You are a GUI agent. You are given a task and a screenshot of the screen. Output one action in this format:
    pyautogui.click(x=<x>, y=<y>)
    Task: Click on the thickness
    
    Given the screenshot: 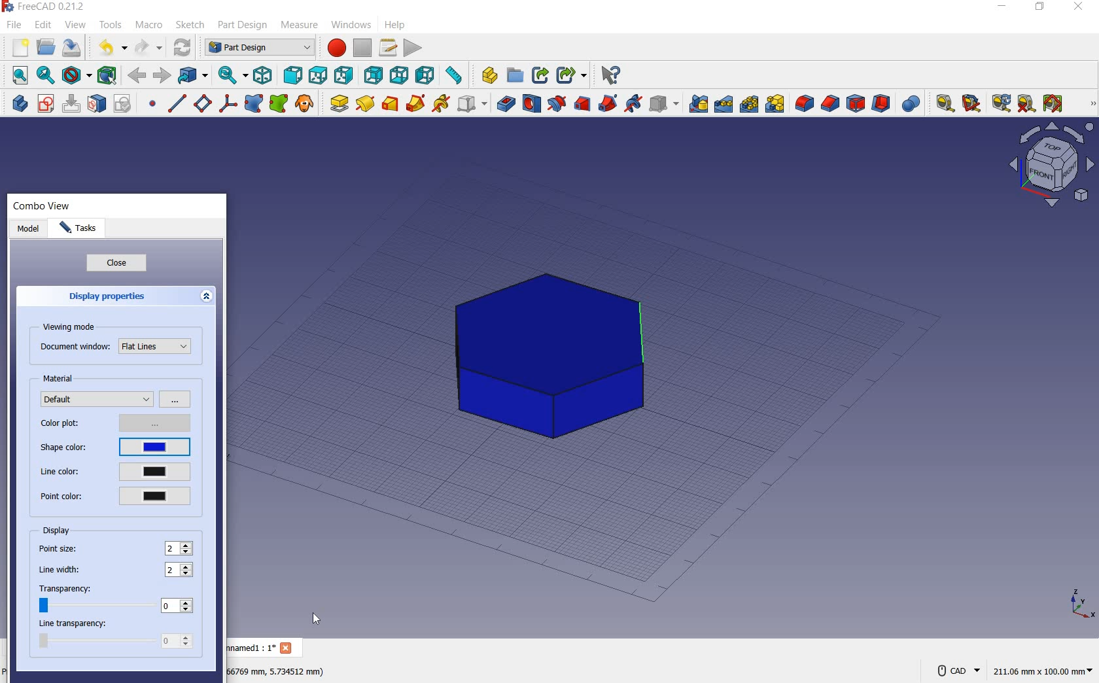 What is the action you would take?
    pyautogui.click(x=882, y=105)
    